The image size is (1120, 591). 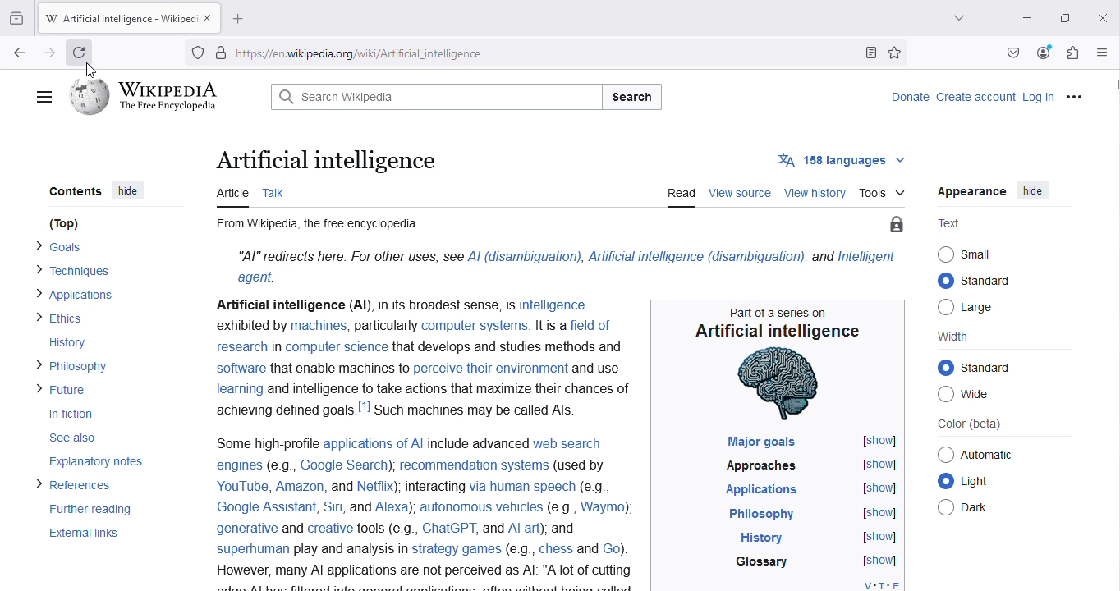 I want to click on V-T-E, so click(x=885, y=583).